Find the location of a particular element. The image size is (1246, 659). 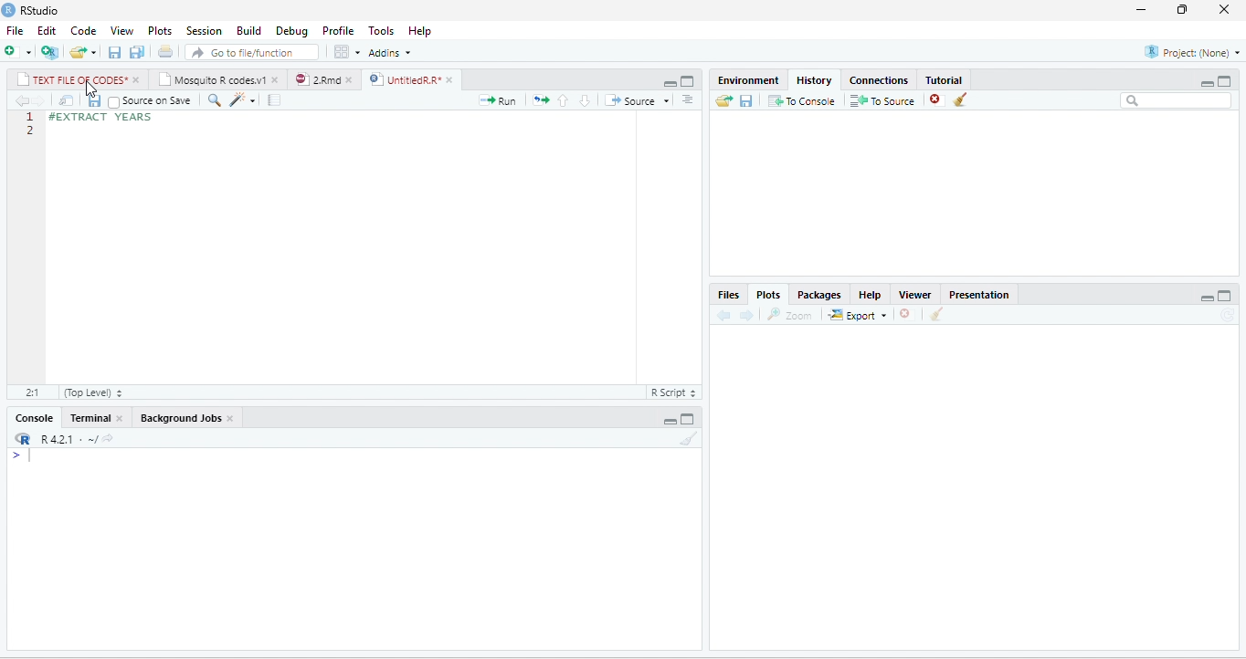

UntitledR.R is located at coordinates (404, 78).